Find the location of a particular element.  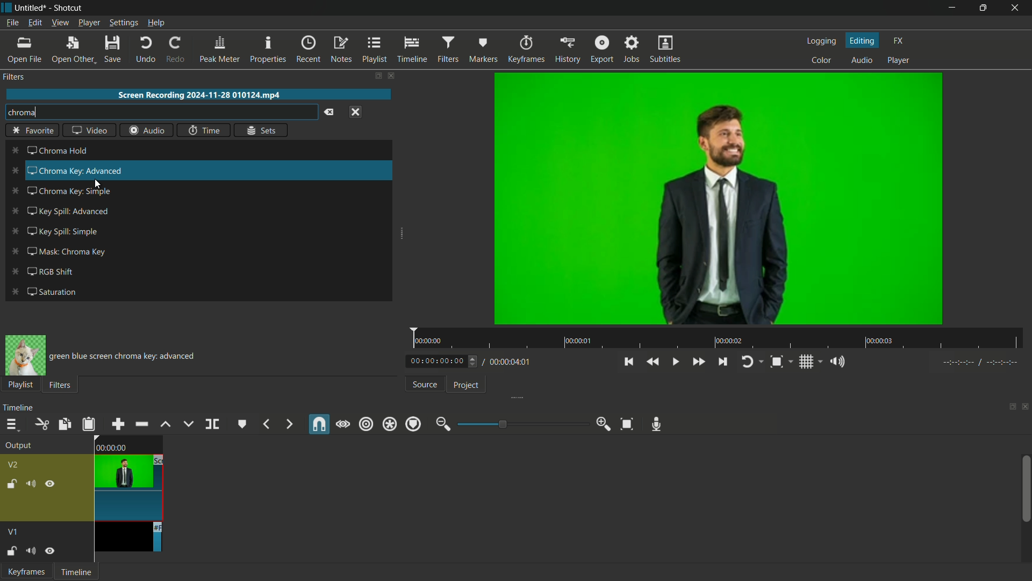

chroma hold is located at coordinates (59, 152).